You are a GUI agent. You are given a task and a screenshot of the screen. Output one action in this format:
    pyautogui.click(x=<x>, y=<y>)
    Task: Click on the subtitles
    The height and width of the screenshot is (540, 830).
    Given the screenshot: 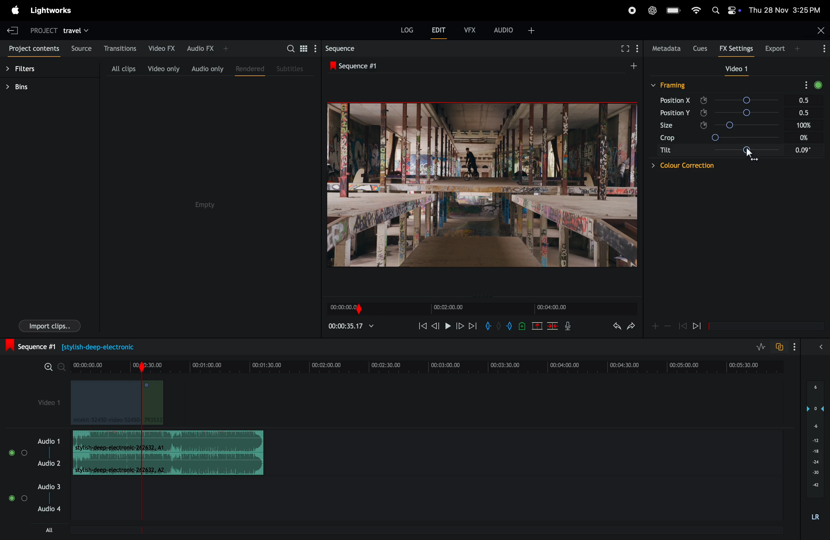 What is the action you would take?
    pyautogui.click(x=292, y=68)
    